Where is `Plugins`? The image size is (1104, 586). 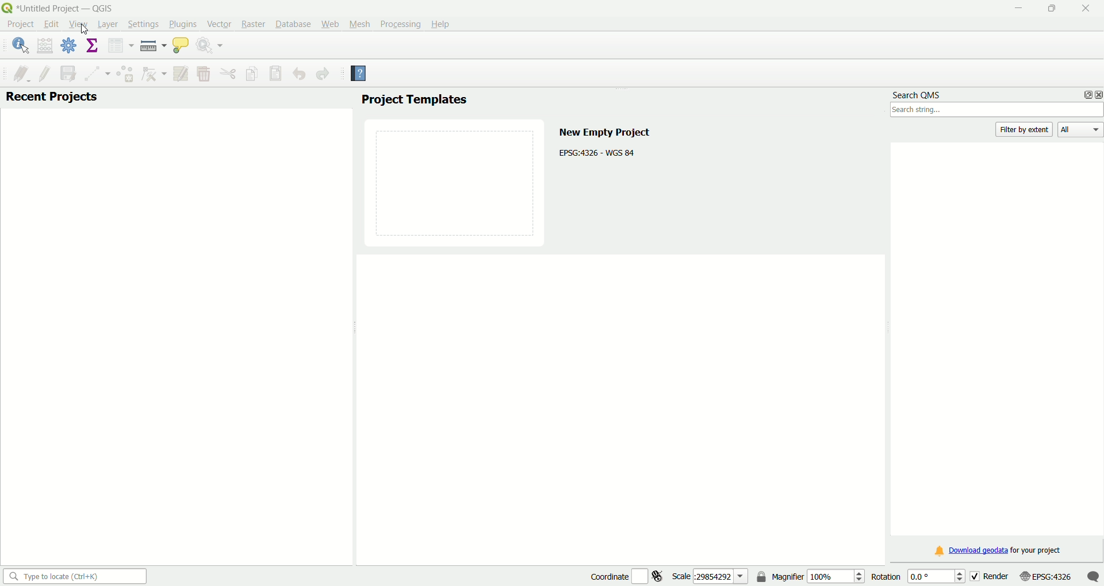
Plugins is located at coordinates (183, 24).